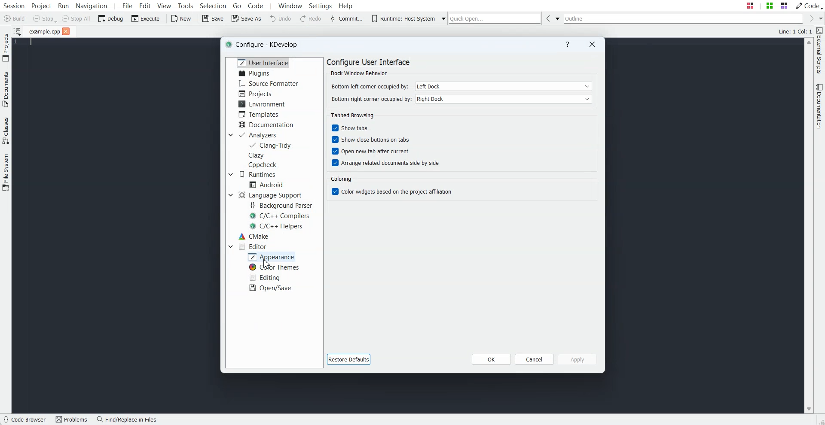 The width and height of the screenshot is (825, 425). Describe the element at coordinates (262, 44) in the screenshot. I see `Text` at that location.